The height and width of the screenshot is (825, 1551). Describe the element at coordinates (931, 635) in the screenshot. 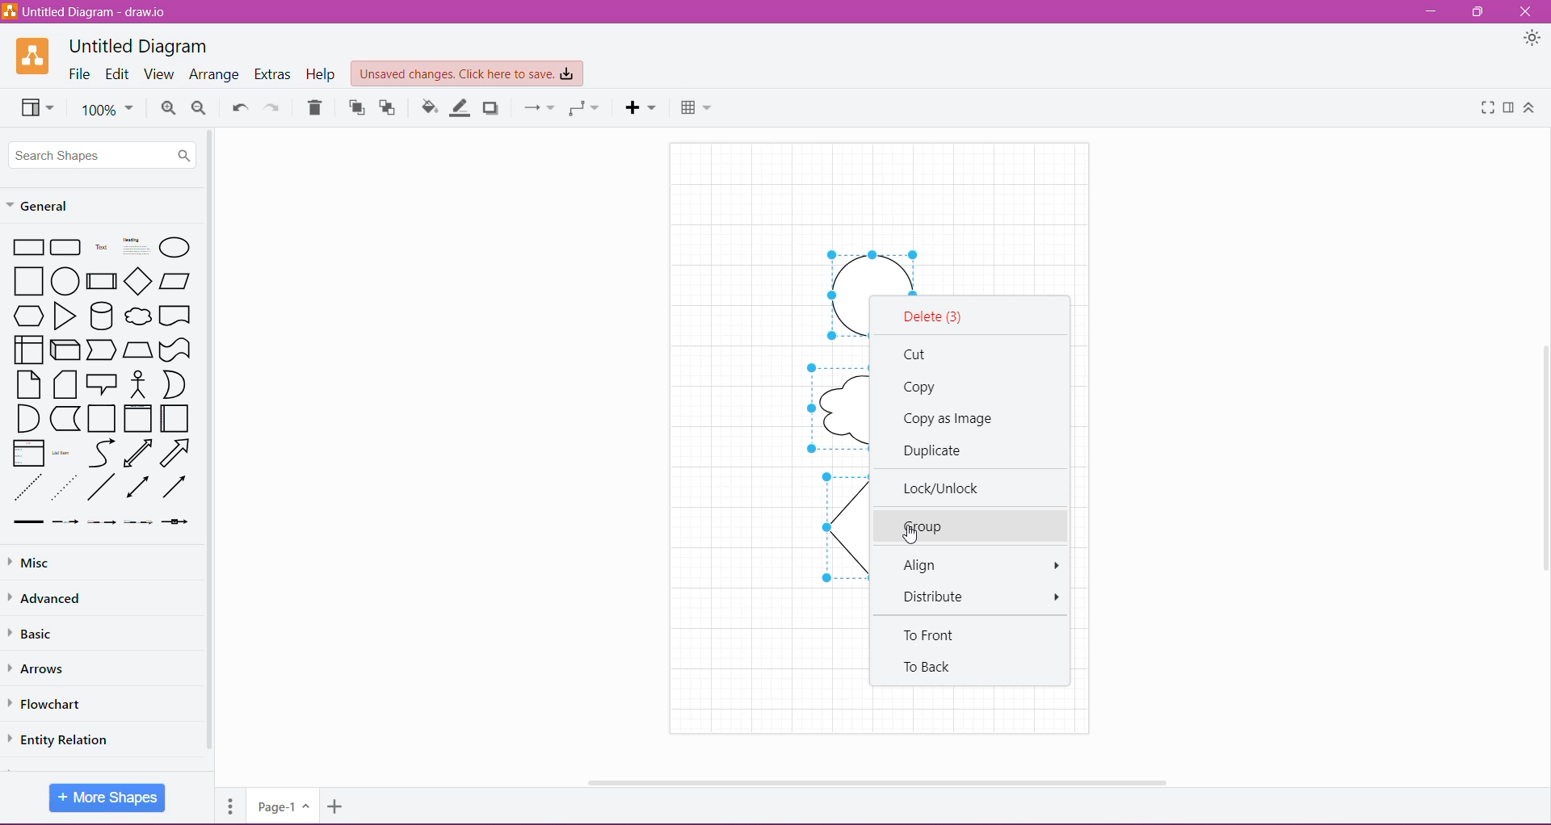

I see `To Front` at that location.